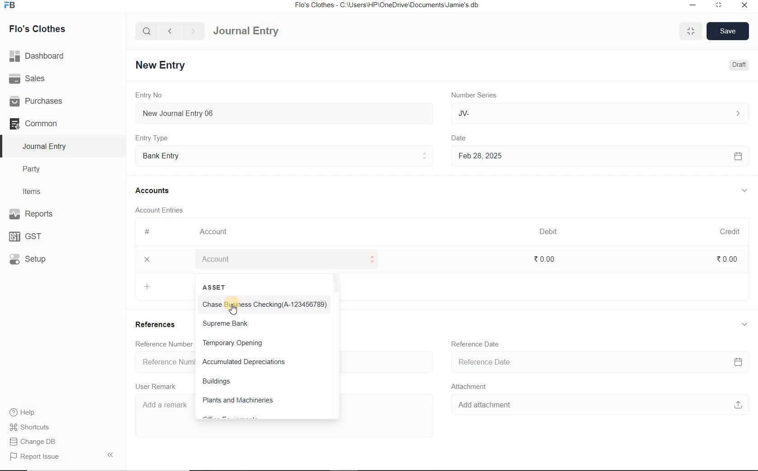 The image size is (758, 471). Describe the element at coordinates (477, 345) in the screenshot. I see `Reference Date` at that location.